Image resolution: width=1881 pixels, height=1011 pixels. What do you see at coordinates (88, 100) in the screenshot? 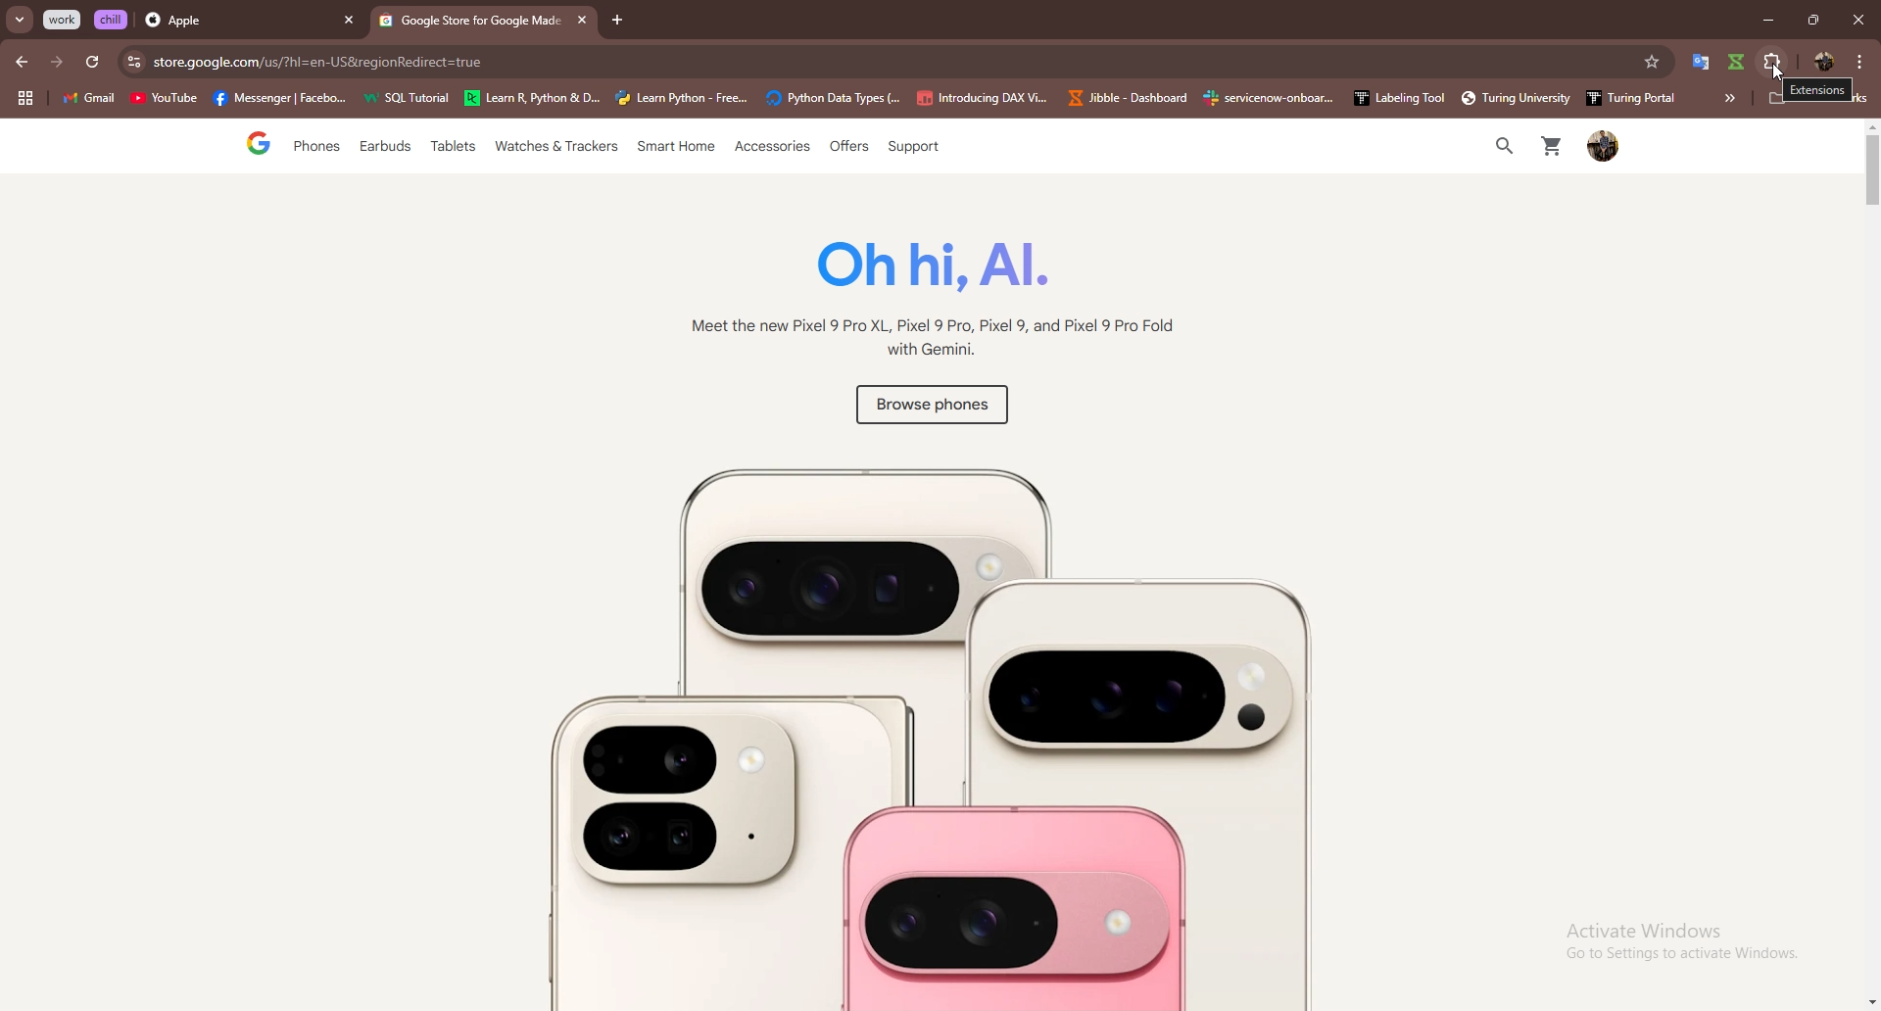
I see `gmail` at bounding box center [88, 100].